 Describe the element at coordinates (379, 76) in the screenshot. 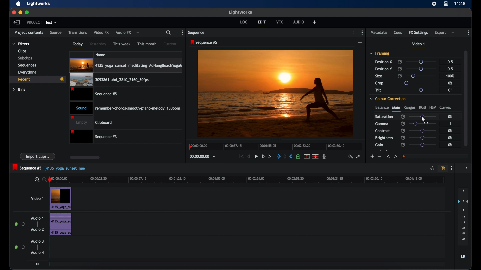

I see `size` at that location.